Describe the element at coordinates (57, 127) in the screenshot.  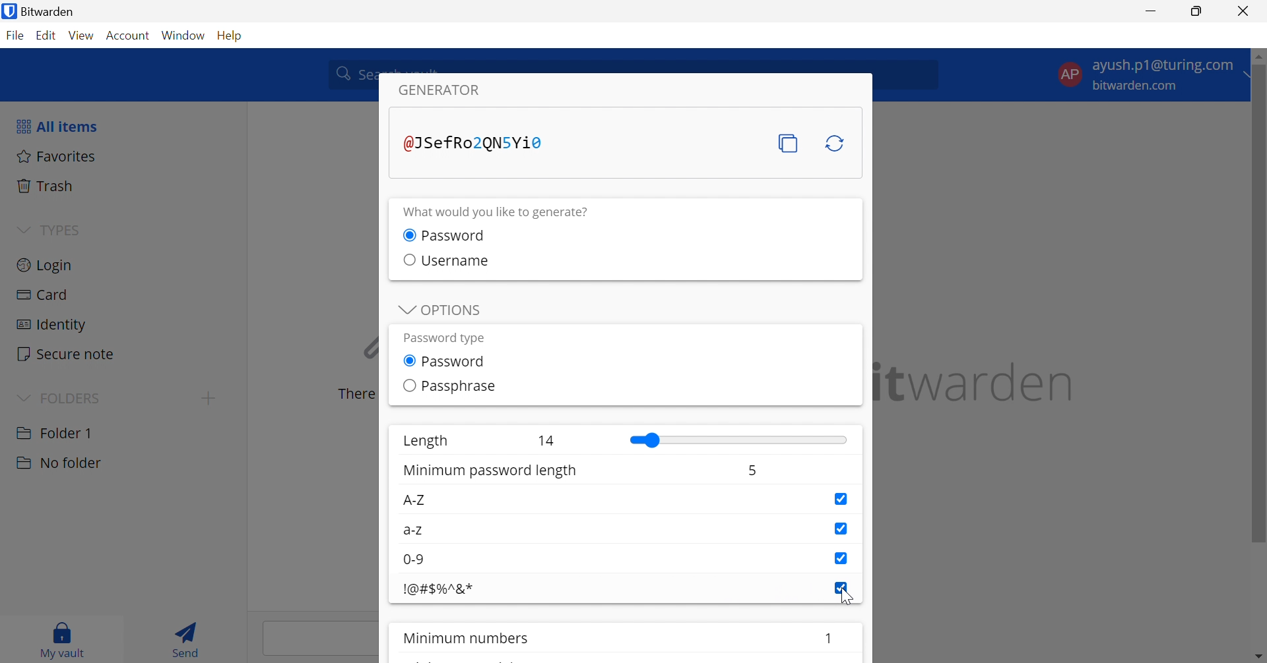
I see `All items` at that location.